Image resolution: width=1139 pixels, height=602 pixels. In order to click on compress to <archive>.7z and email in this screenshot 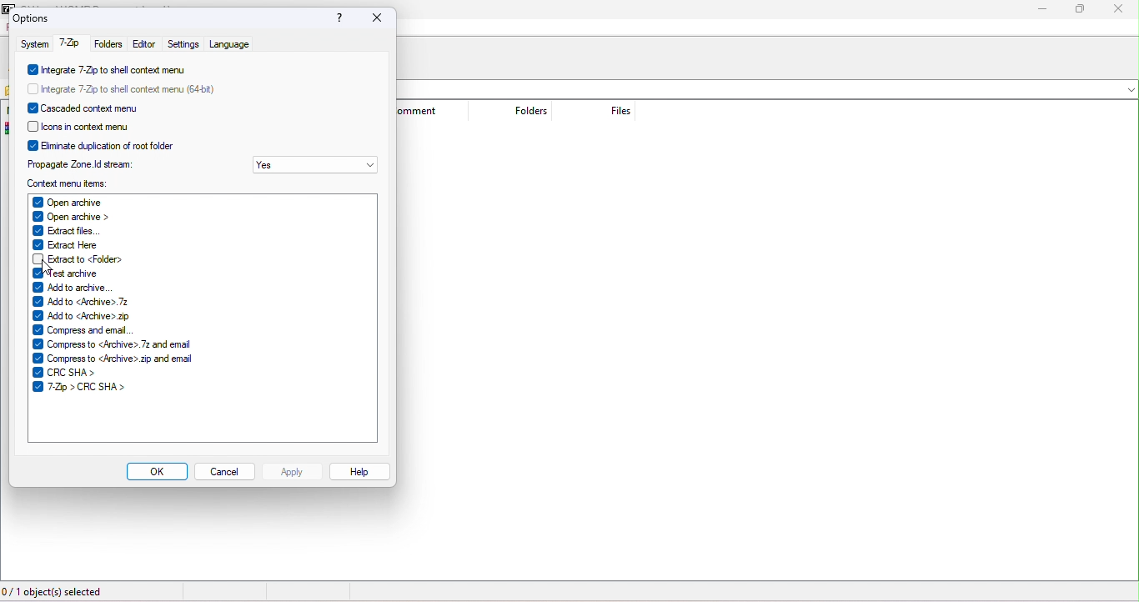, I will do `click(117, 344)`.